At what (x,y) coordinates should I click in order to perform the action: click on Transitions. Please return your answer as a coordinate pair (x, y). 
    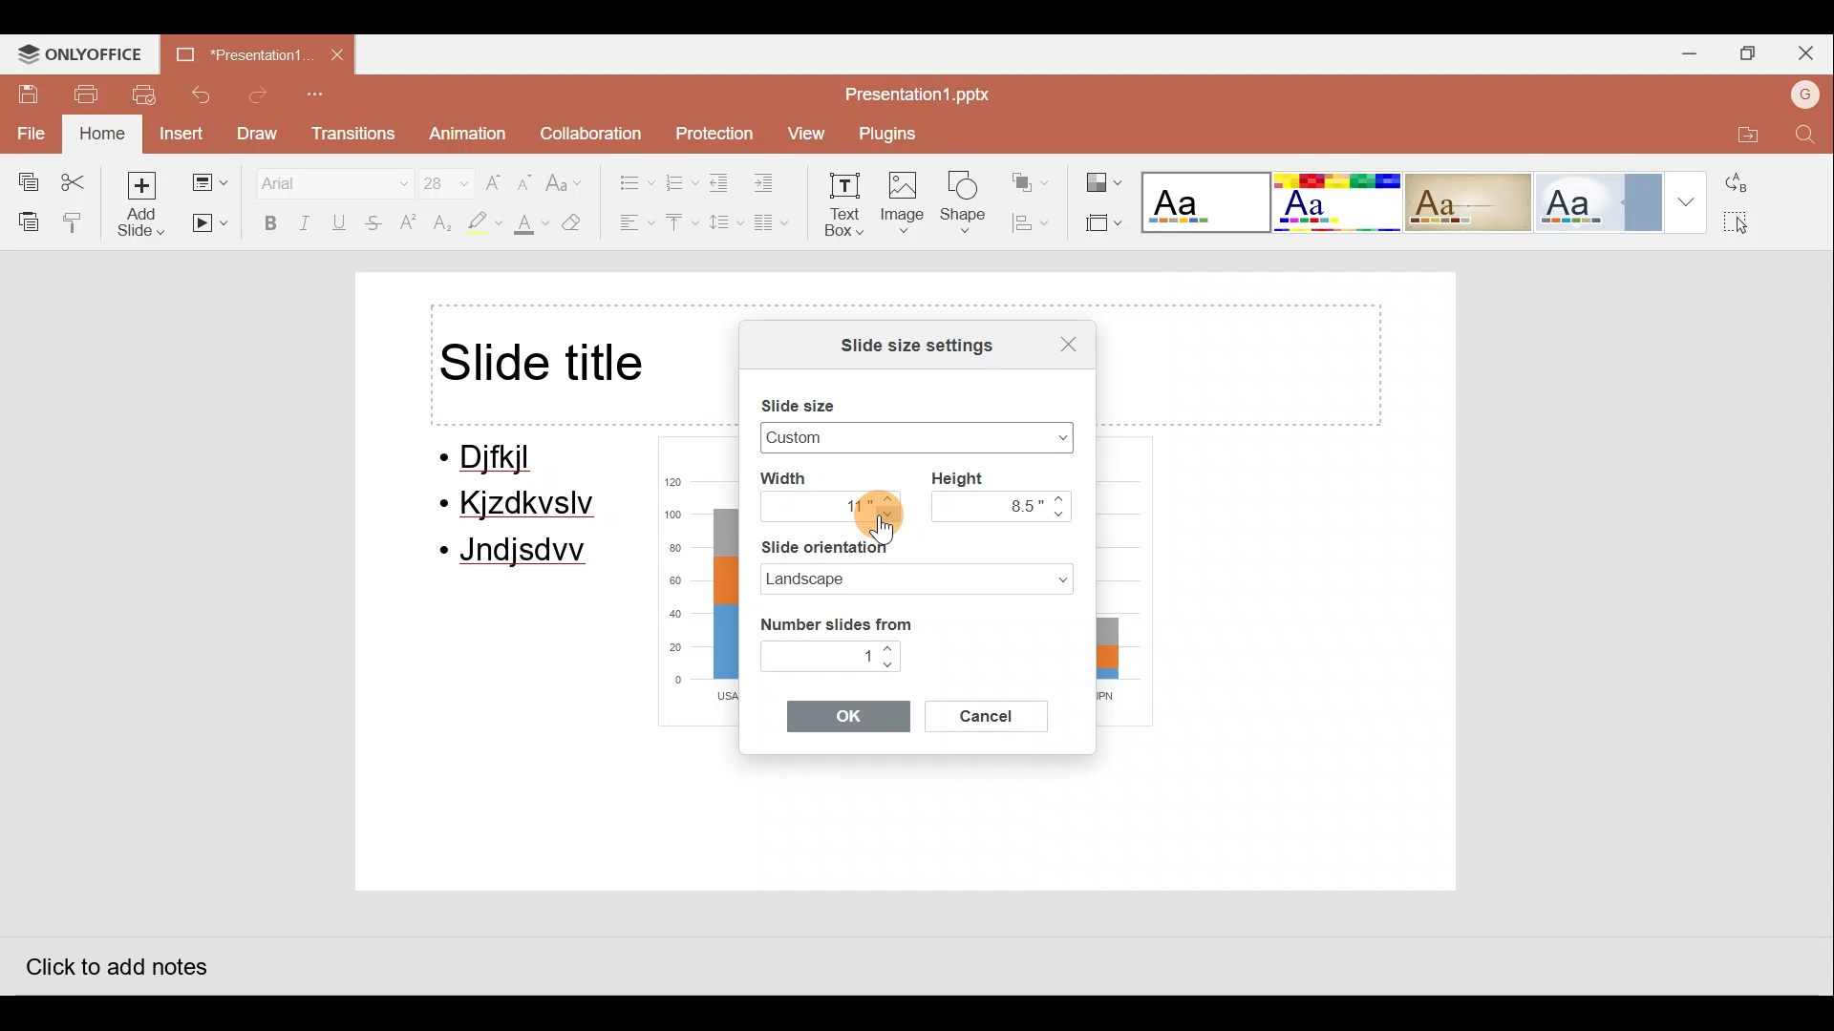
    Looking at the image, I should click on (352, 135).